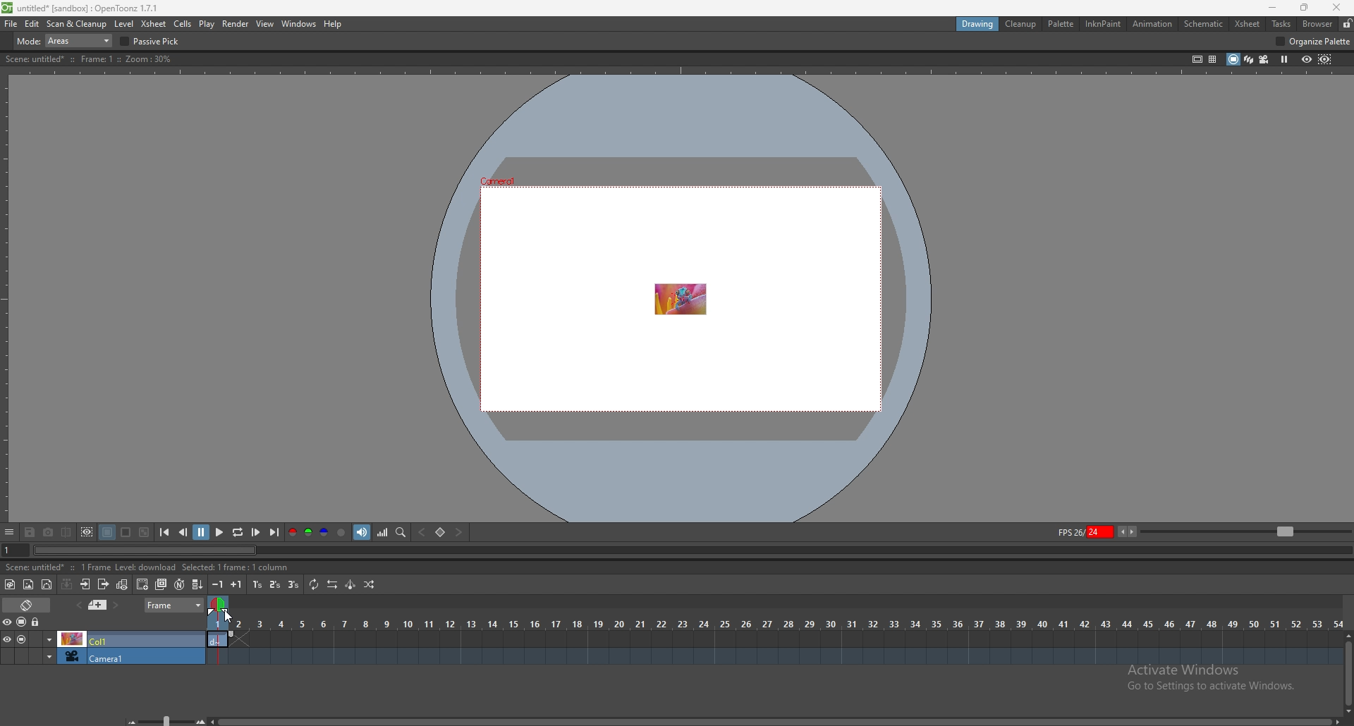 Image resolution: width=1354 pixels, height=726 pixels. Describe the element at coordinates (88, 532) in the screenshot. I see `define sub camera` at that location.